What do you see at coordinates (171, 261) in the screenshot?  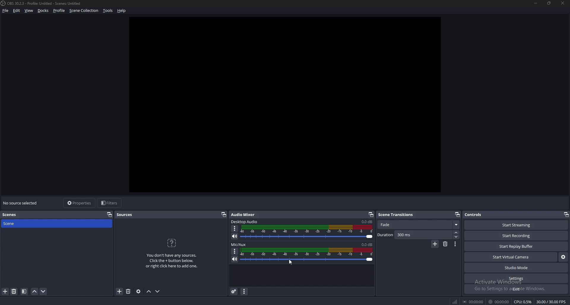 I see `You don't have any sources.Click the + button below,or right click here to add one.` at bounding box center [171, 261].